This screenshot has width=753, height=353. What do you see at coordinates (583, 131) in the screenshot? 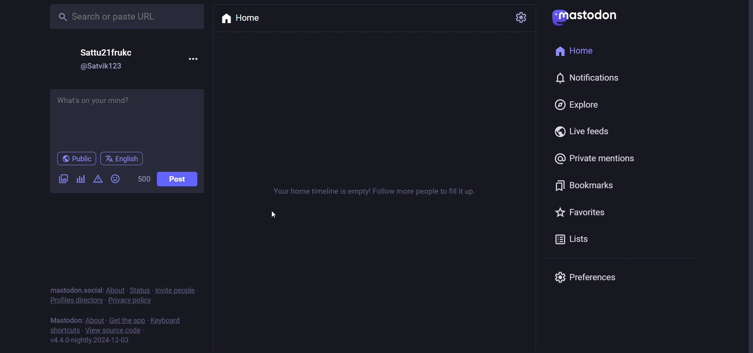
I see `live feed` at bounding box center [583, 131].